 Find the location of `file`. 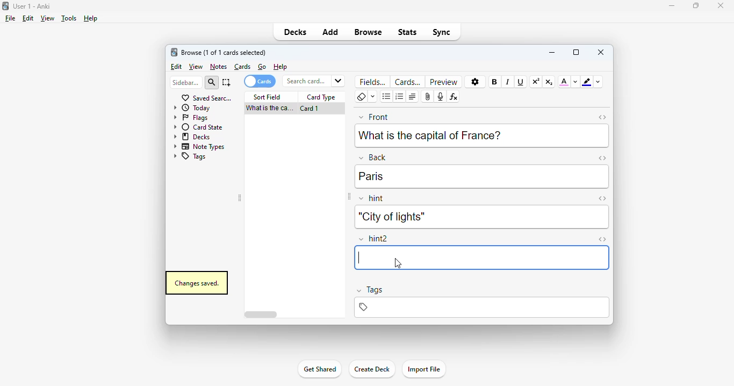

file is located at coordinates (10, 18).